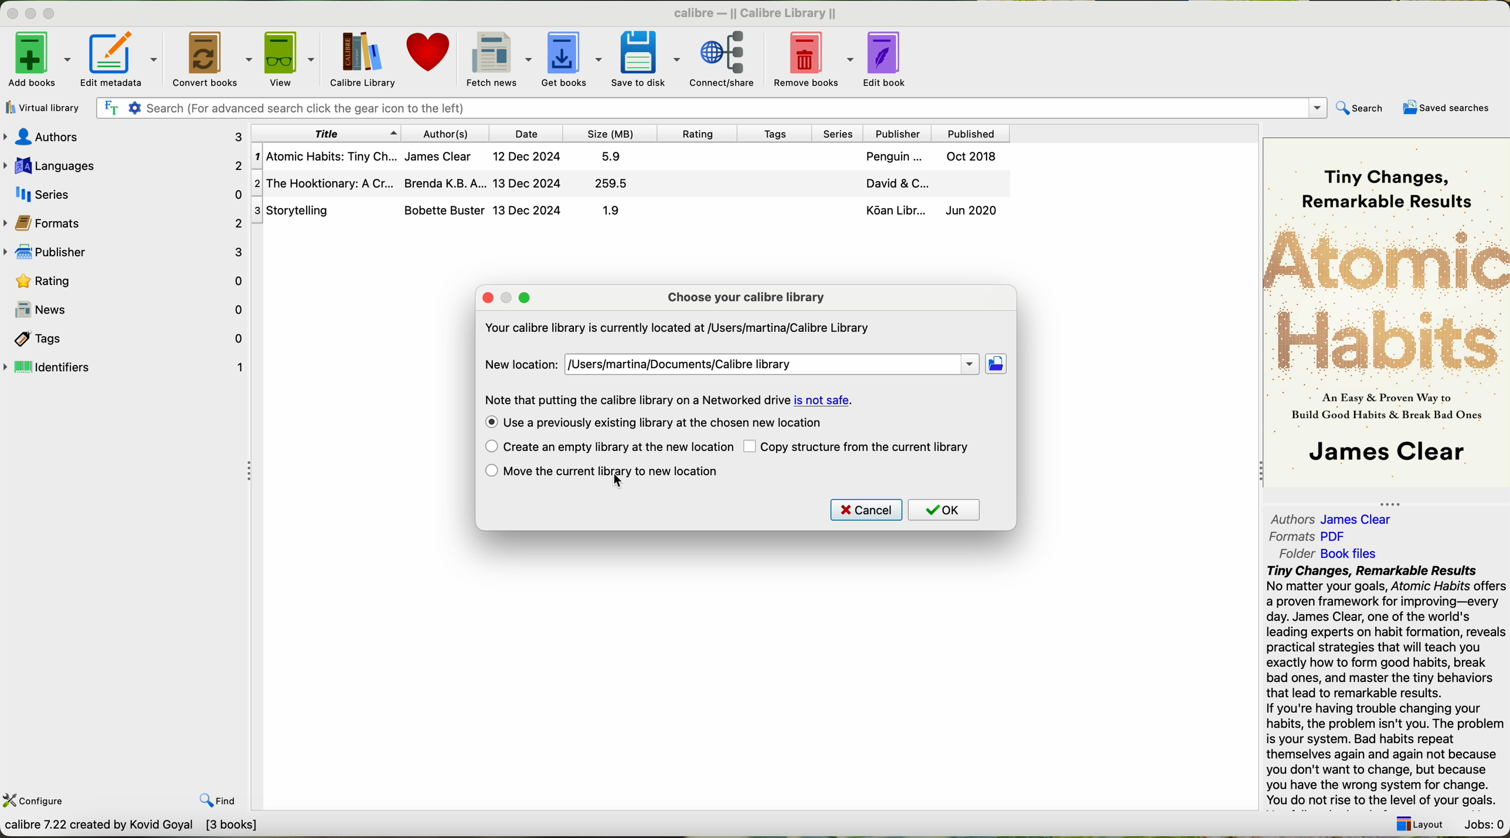 The width and height of the screenshot is (1510, 838). What do you see at coordinates (526, 297) in the screenshot?
I see `maximize window` at bounding box center [526, 297].